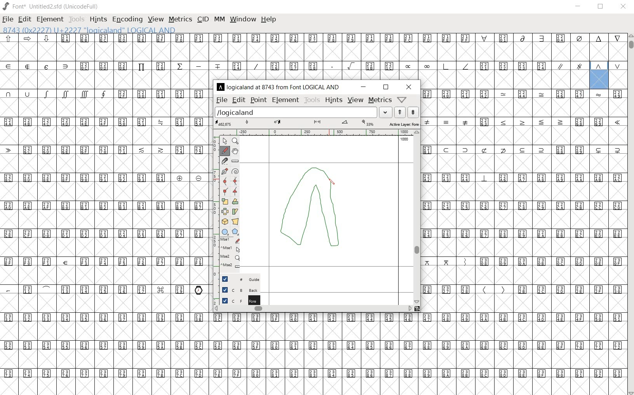  What do you see at coordinates (50, 20) in the screenshot?
I see `element` at bounding box center [50, 20].